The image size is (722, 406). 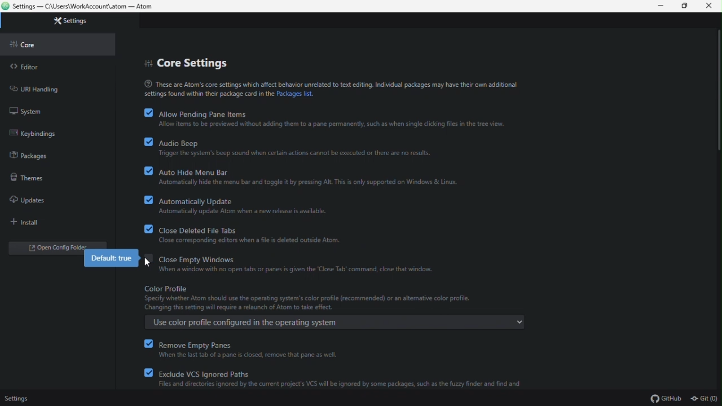 I want to click on mininize, so click(x=662, y=6).